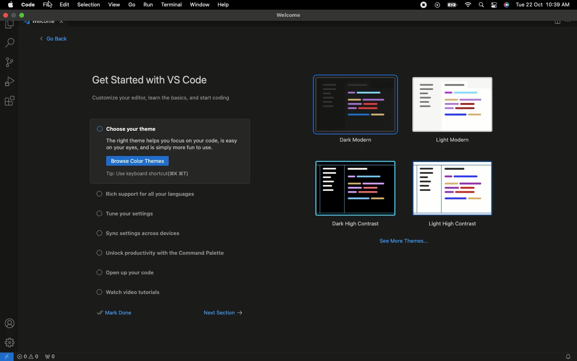  Describe the element at coordinates (453, 5) in the screenshot. I see `Battery` at that location.